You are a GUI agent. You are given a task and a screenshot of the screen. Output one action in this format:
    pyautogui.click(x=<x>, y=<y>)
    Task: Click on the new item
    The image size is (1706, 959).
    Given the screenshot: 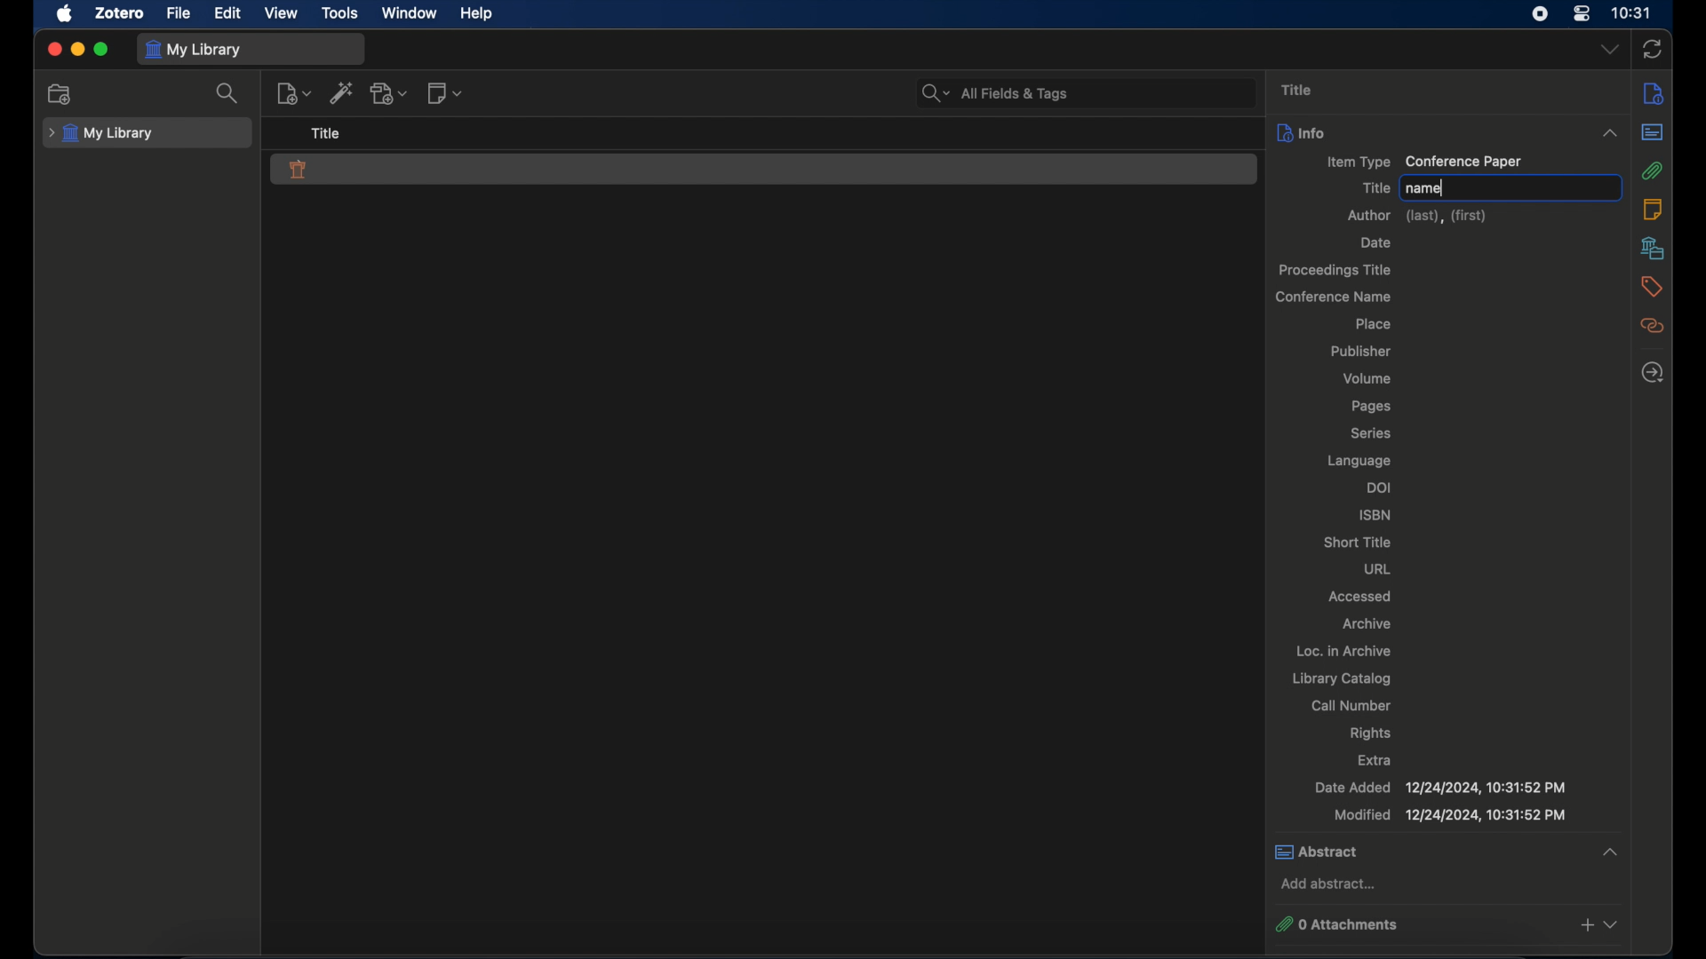 What is the action you would take?
    pyautogui.click(x=294, y=92)
    